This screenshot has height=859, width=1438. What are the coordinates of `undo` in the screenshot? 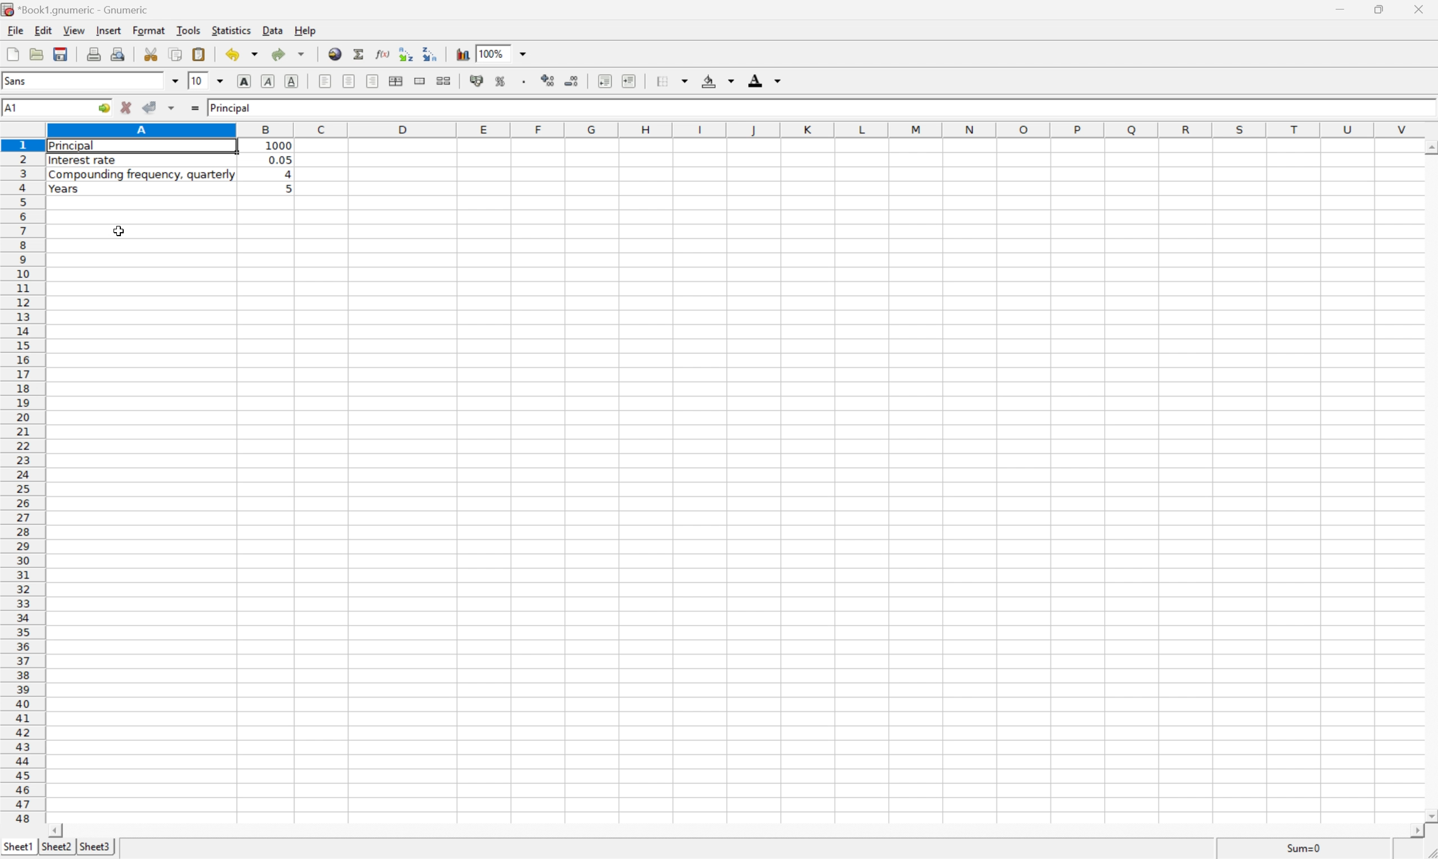 It's located at (241, 54).